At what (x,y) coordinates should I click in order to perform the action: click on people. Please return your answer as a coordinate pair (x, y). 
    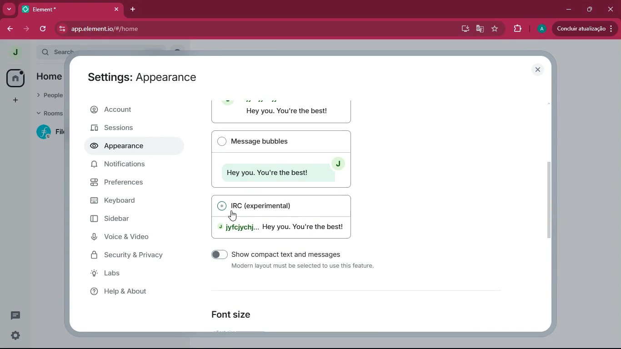
    Looking at the image, I should click on (51, 95).